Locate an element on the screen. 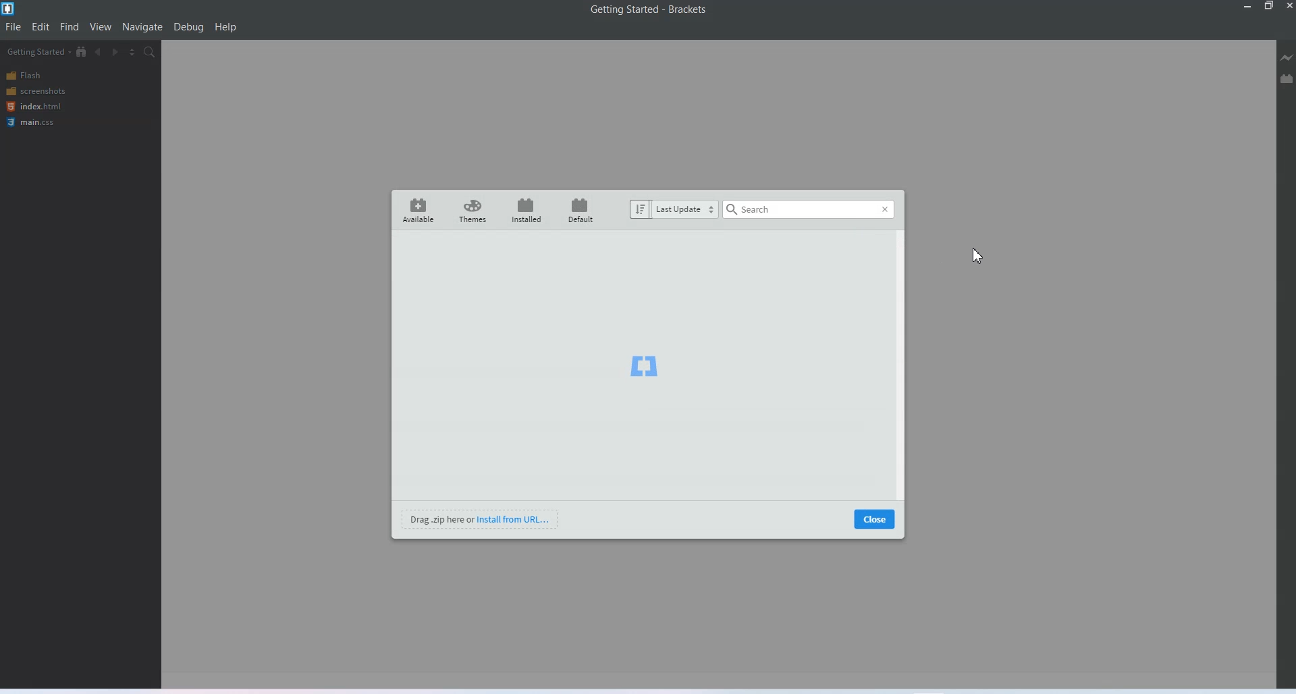 Image resolution: width=1296 pixels, height=694 pixels. Theme is located at coordinates (473, 210).